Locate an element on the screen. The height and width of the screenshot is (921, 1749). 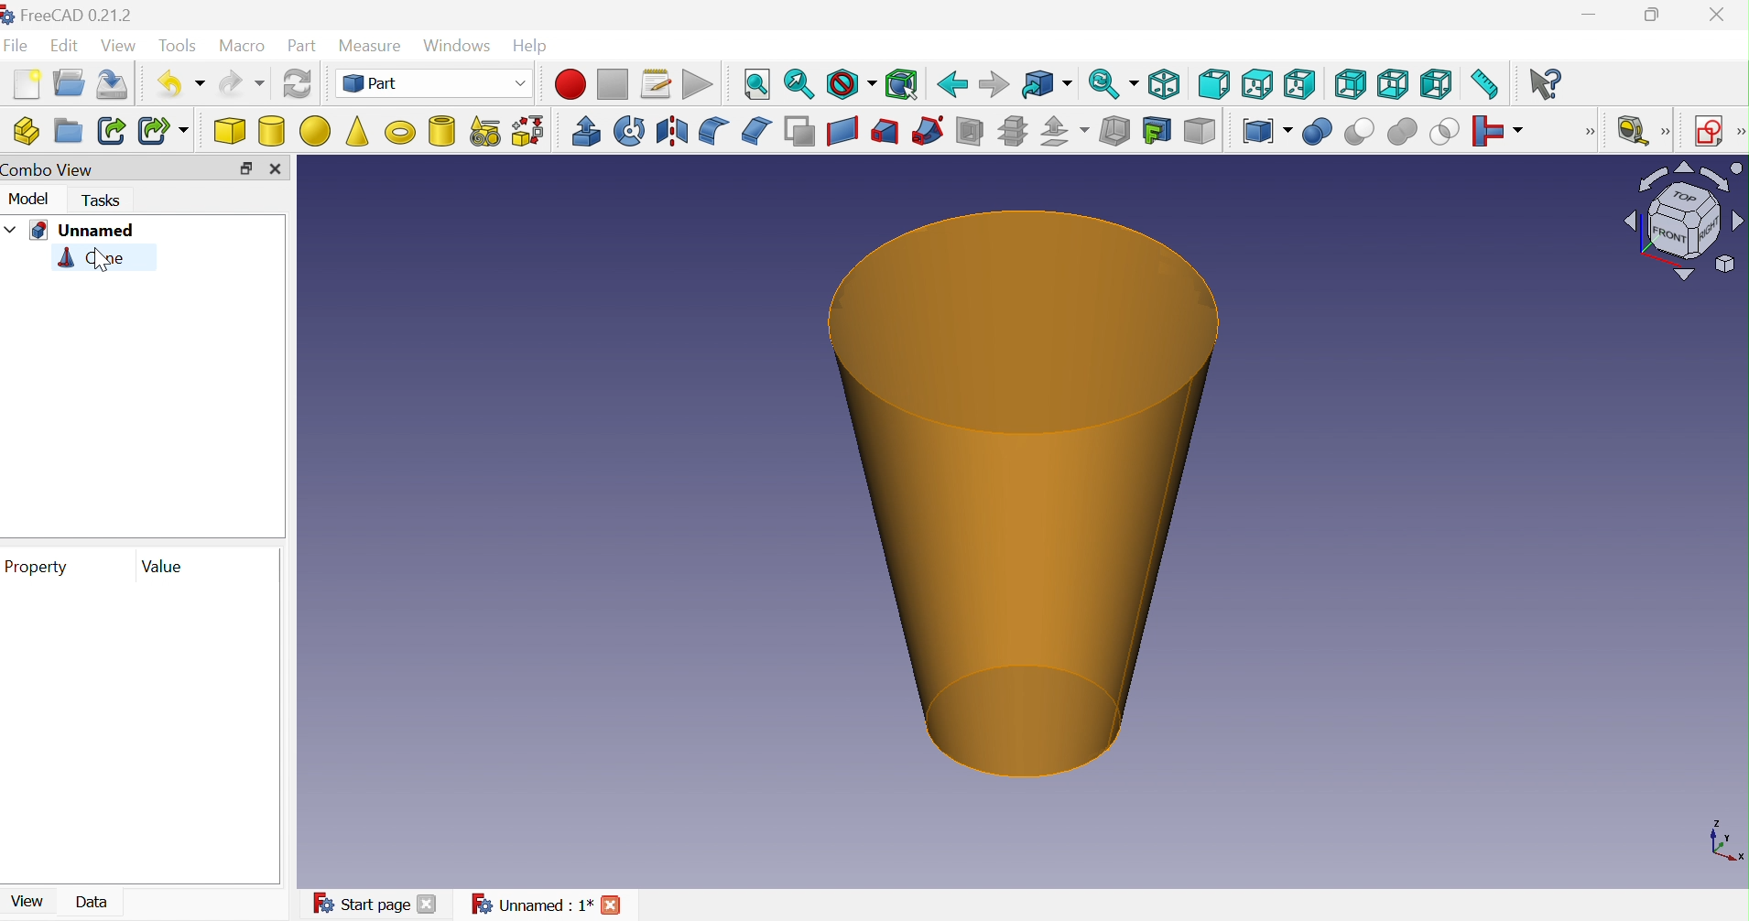
Thickness is located at coordinates (1114, 132).